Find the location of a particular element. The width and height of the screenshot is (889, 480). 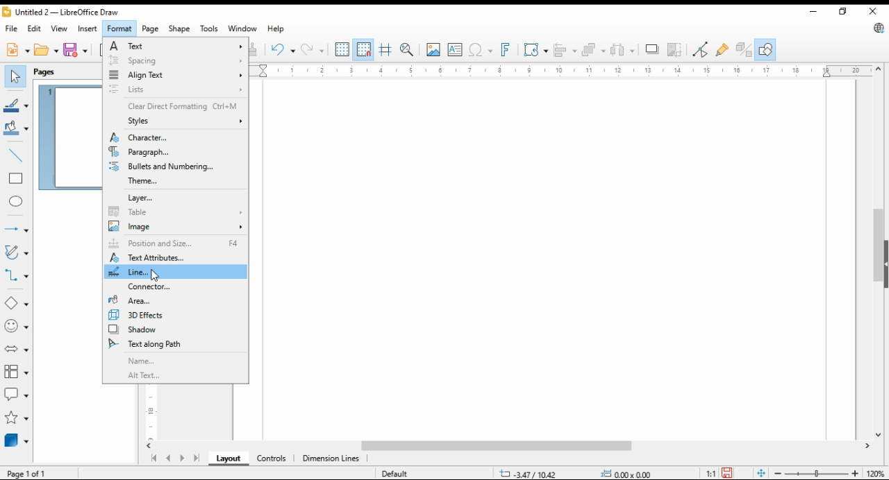

close window is located at coordinates (874, 11).